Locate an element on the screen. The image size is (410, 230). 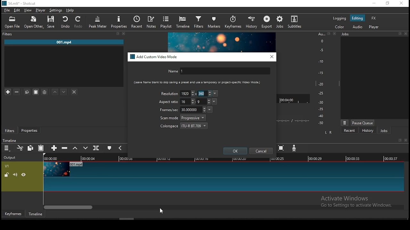
mouse pointer is located at coordinates (160, 211).